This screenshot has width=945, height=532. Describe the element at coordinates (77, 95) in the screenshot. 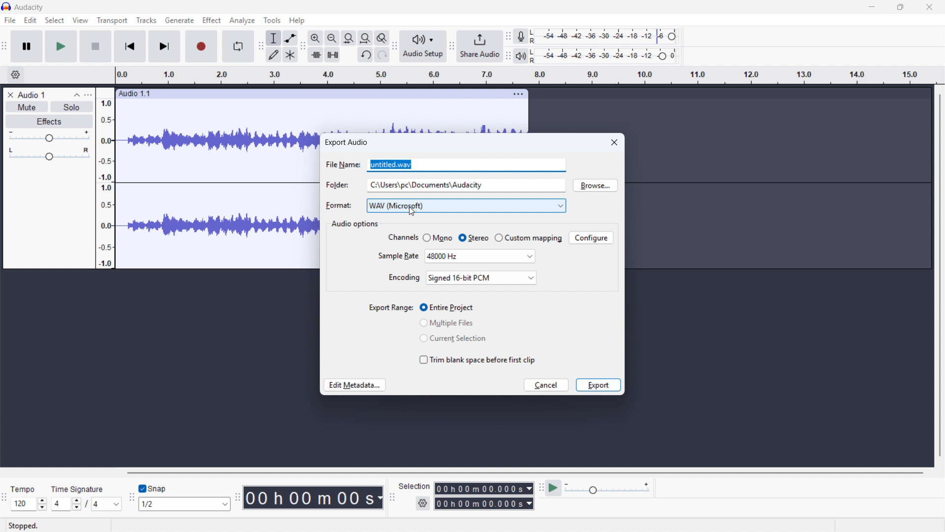

I see `Collapse ` at that location.